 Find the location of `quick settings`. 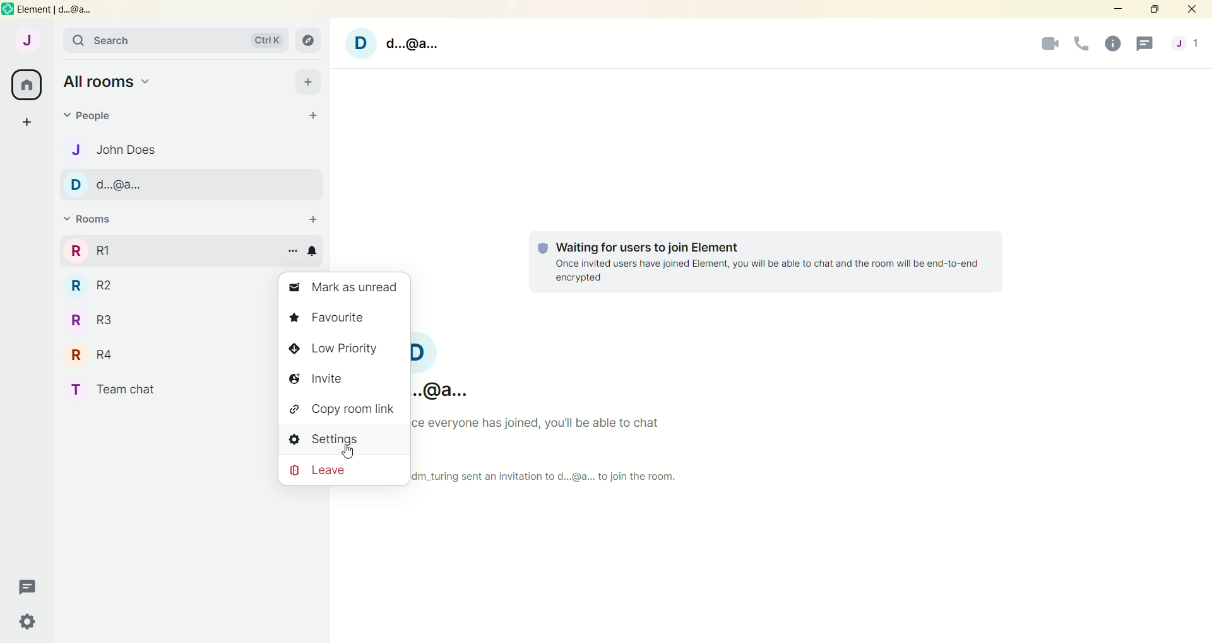

quick settings is located at coordinates (25, 621).